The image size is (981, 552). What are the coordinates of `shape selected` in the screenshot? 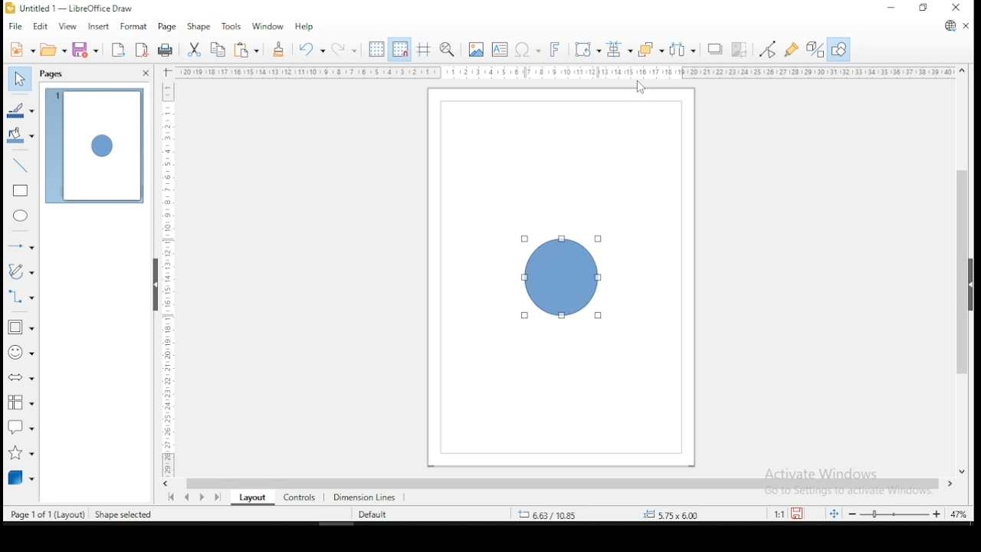 It's located at (125, 515).